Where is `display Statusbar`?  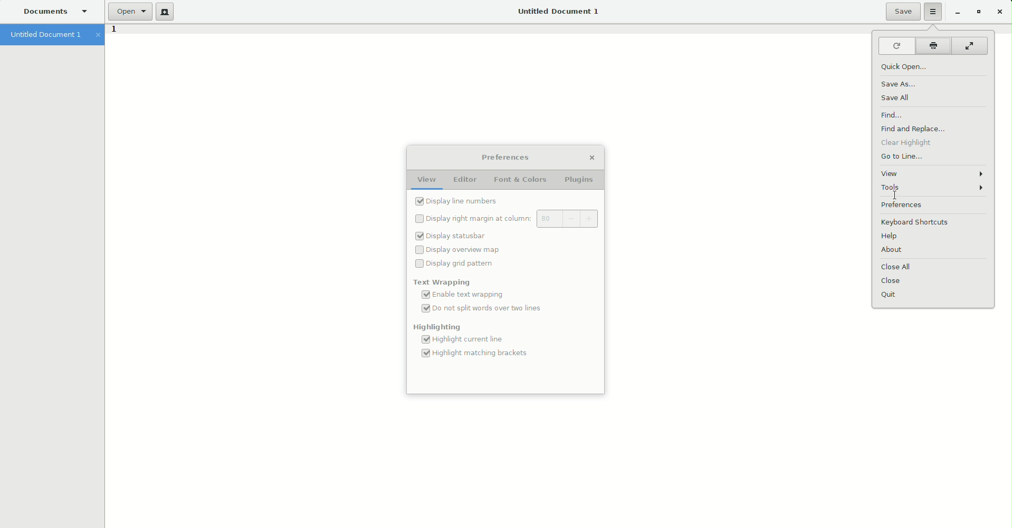 display Statusbar is located at coordinates (451, 237).